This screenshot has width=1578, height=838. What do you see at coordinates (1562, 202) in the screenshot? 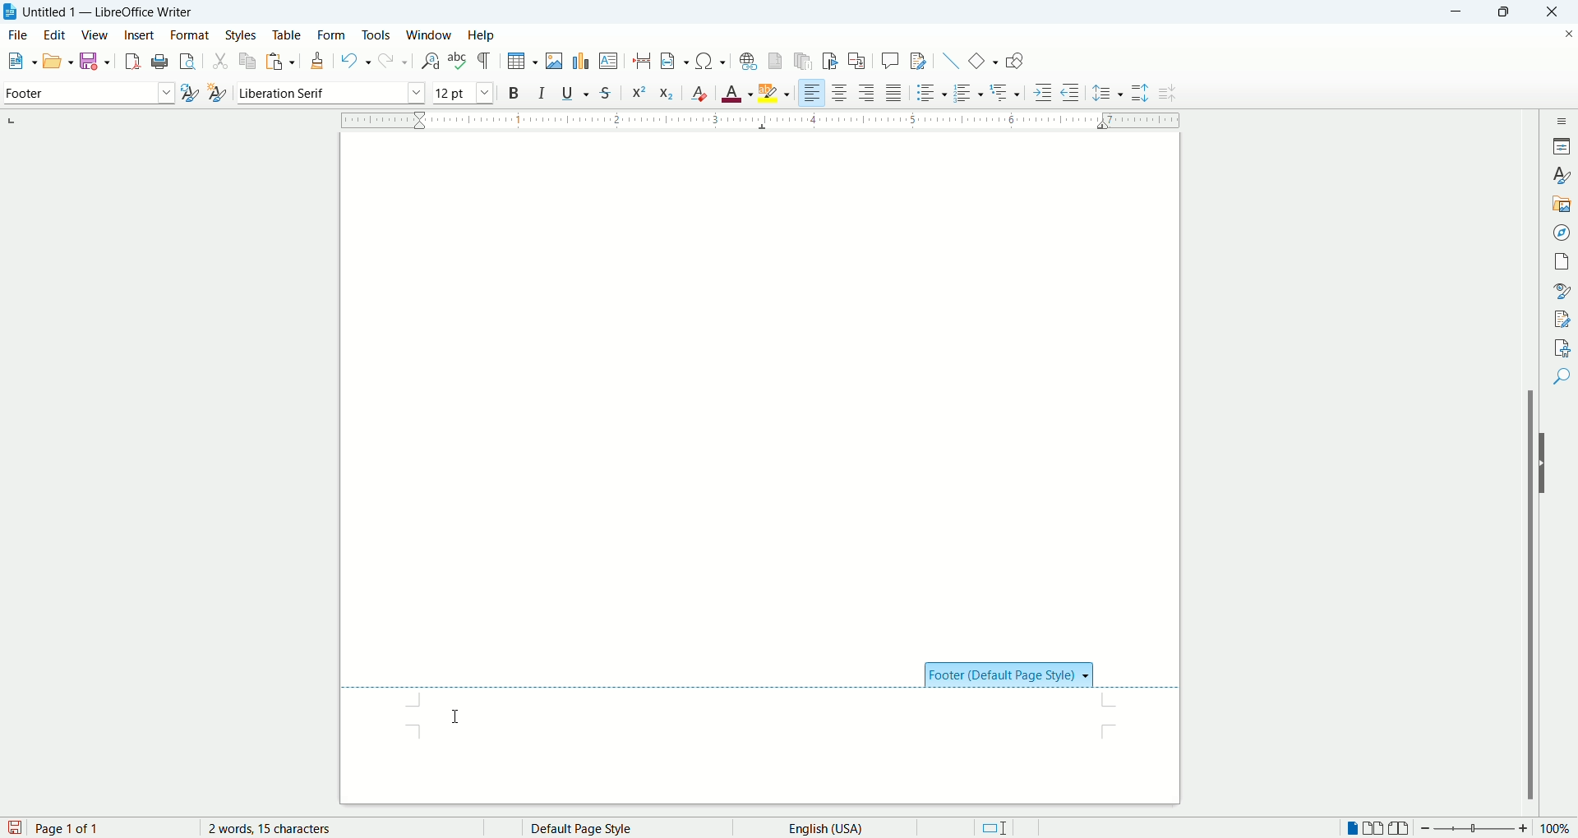
I see `gallery` at bounding box center [1562, 202].